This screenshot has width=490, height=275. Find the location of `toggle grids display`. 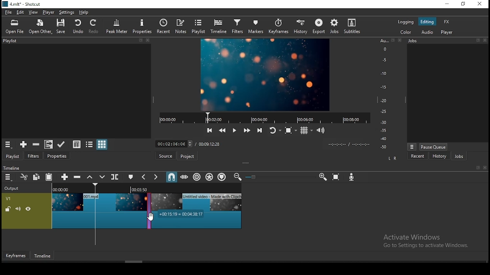

toggle grids display is located at coordinates (306, 131).